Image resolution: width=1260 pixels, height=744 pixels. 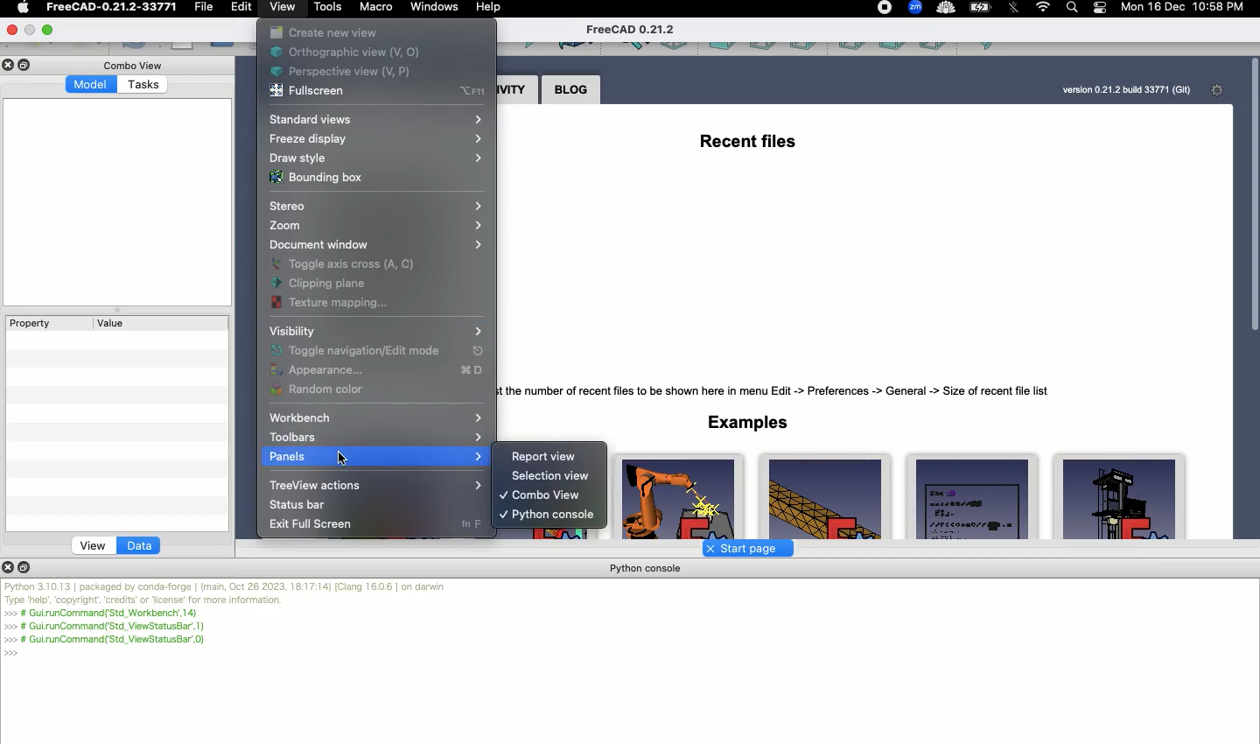 What do you see at coordinates (344, 457) in the screenshot?
I see `cursor` at bounding box center [344, 457].